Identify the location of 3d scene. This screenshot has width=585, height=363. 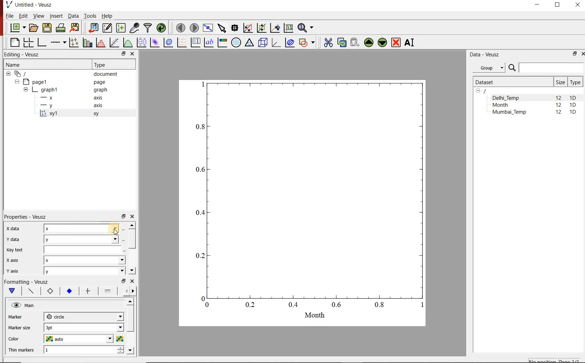
(262, 43).